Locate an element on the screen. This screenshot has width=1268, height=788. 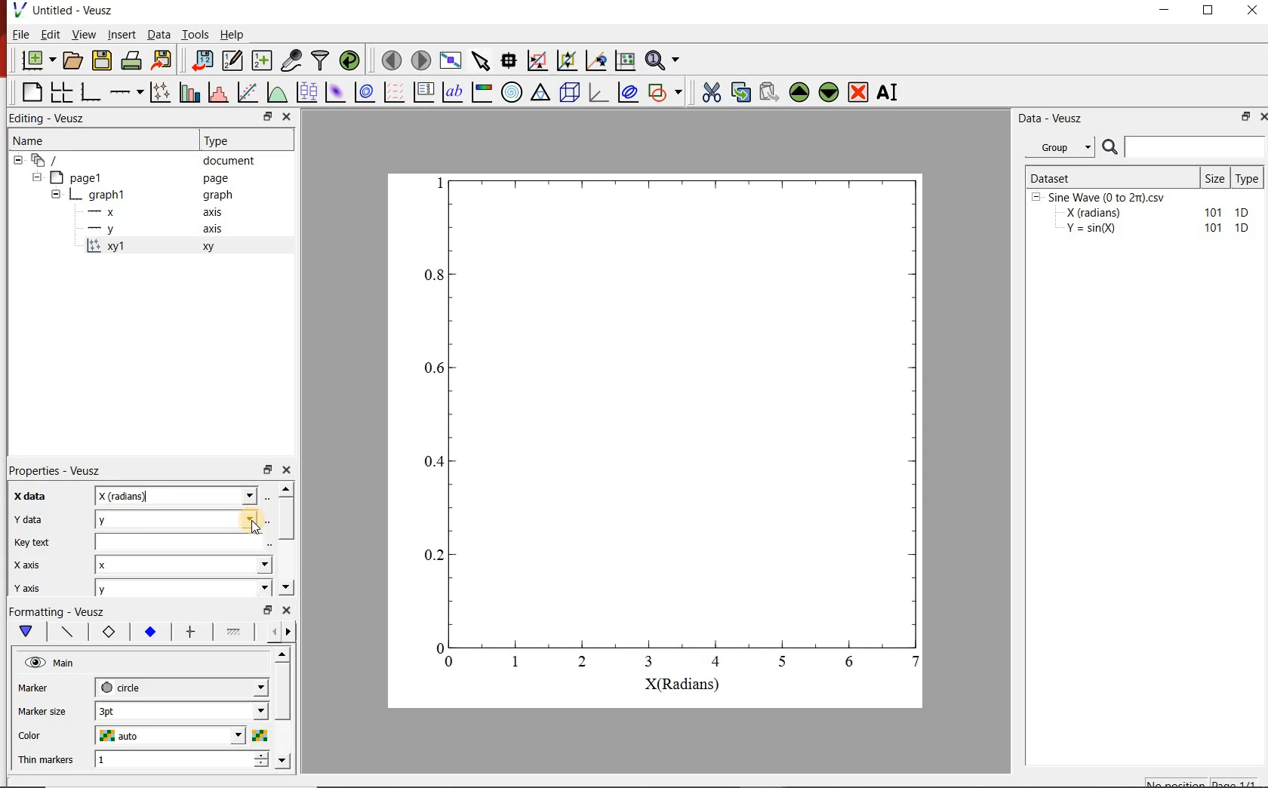
new document is located at coordinates (38, 61).